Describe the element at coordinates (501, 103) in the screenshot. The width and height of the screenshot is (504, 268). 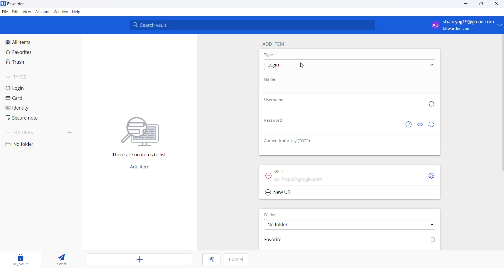
I see `scrollbar` at that location.